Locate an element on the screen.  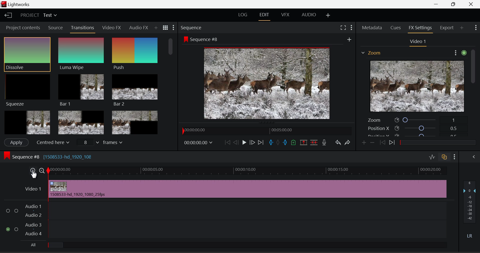
Export is located at coordinates (446, 28).